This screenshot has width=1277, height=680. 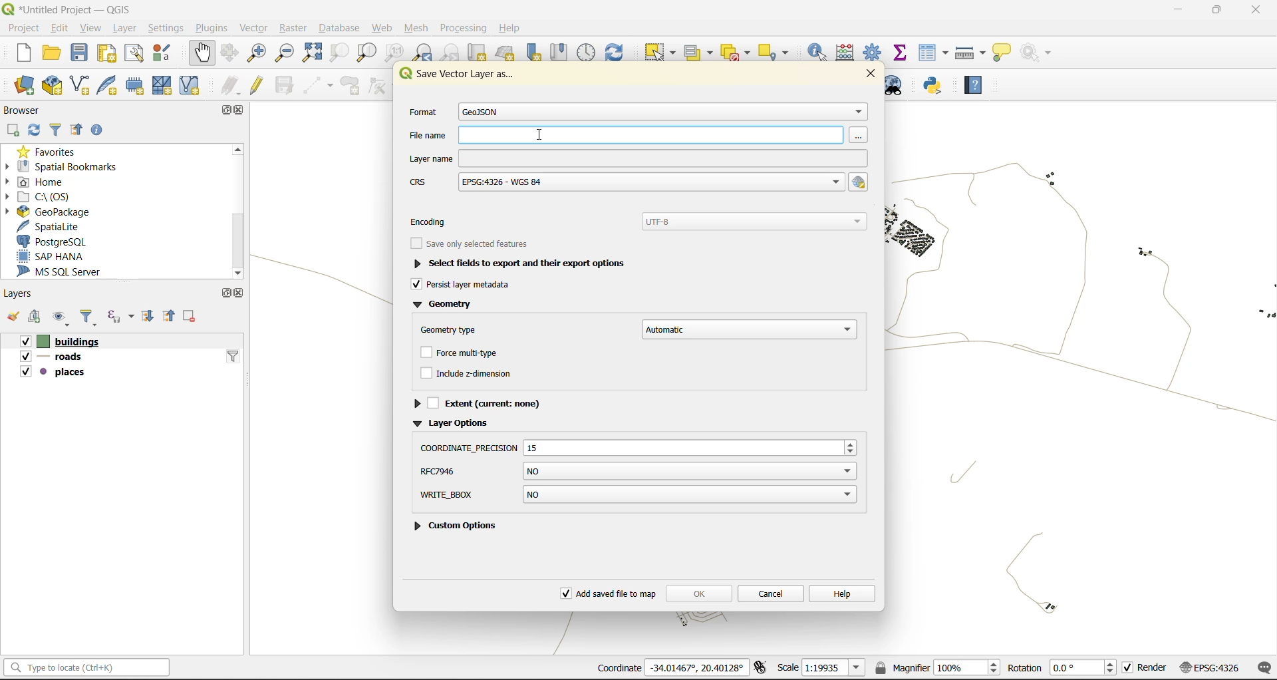 I want to click on select value, so click(x=700, y=53).